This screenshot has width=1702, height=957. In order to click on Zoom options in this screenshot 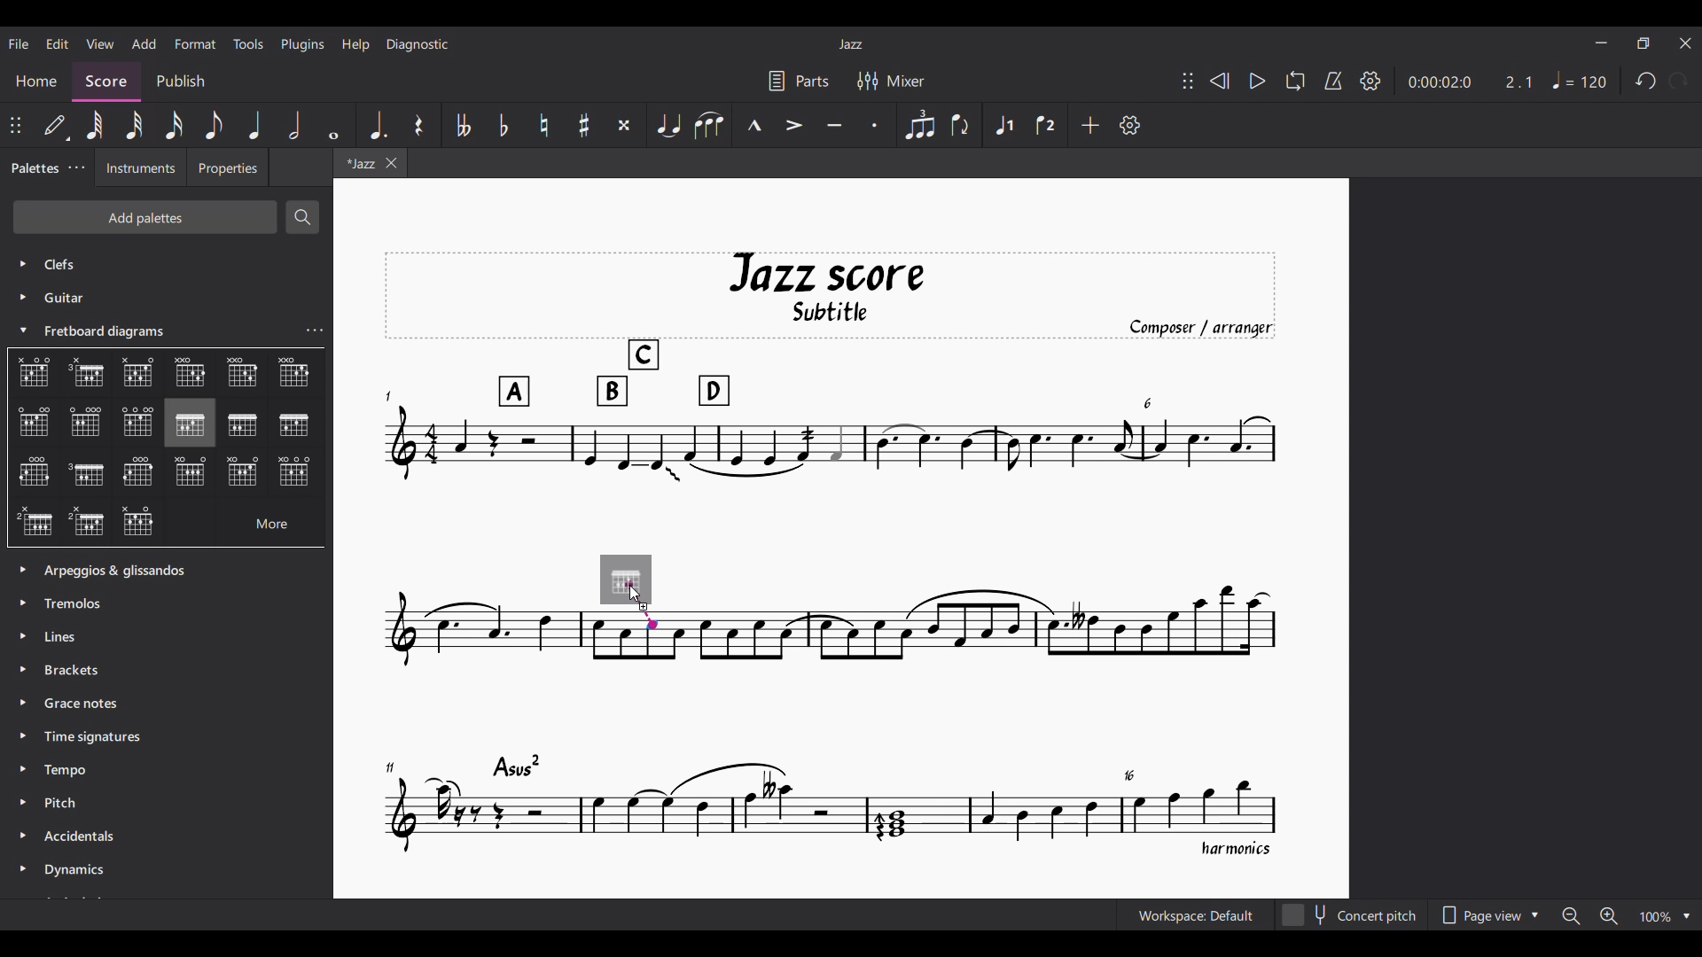, I will do `click(1627, 915)`.